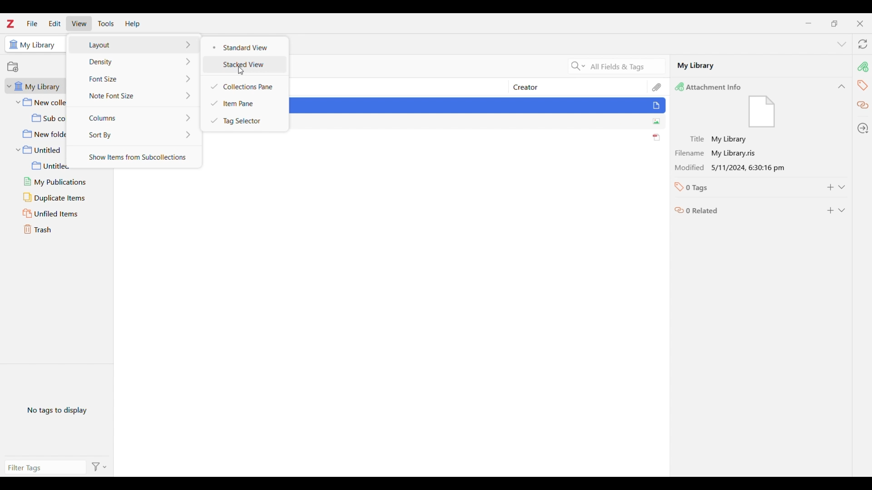 The height and width of the screenshot is (490, 872). What do you see at coordinates (862, 83) in the screenshot?
I see `tags` at bounding box center [862, 83].